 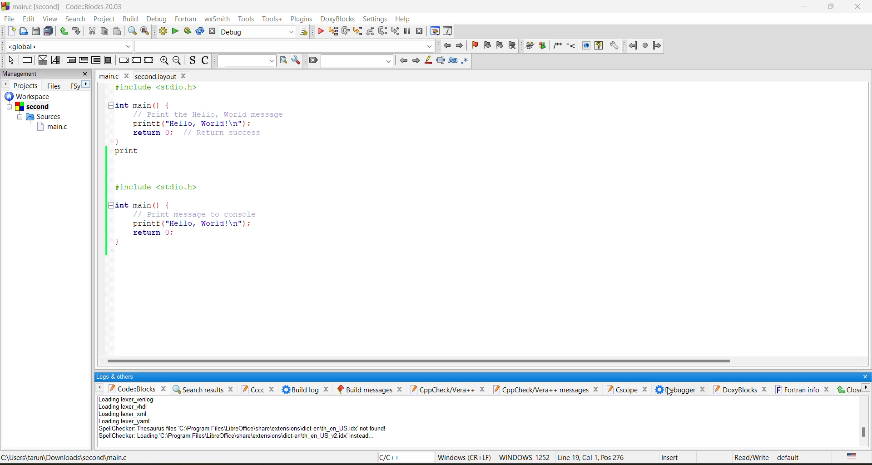 I want to click on tools, so click(x=246, y=19).